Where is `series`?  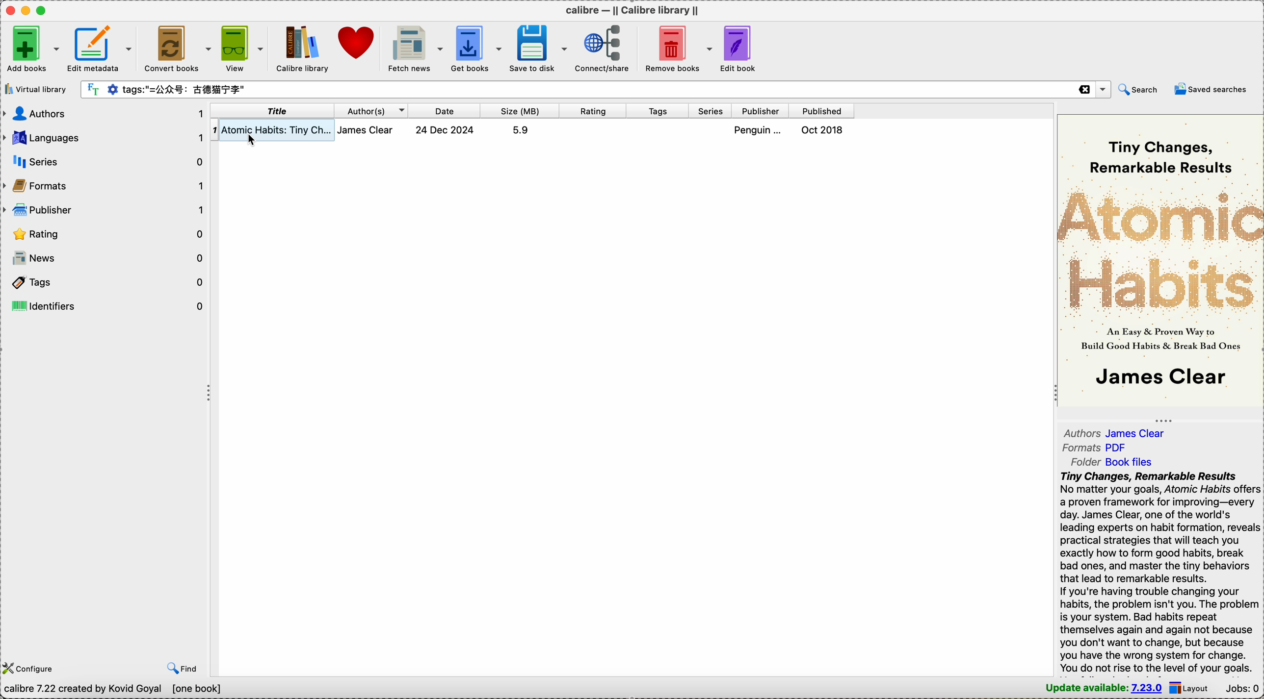 series is located at coordinates (712, 110).